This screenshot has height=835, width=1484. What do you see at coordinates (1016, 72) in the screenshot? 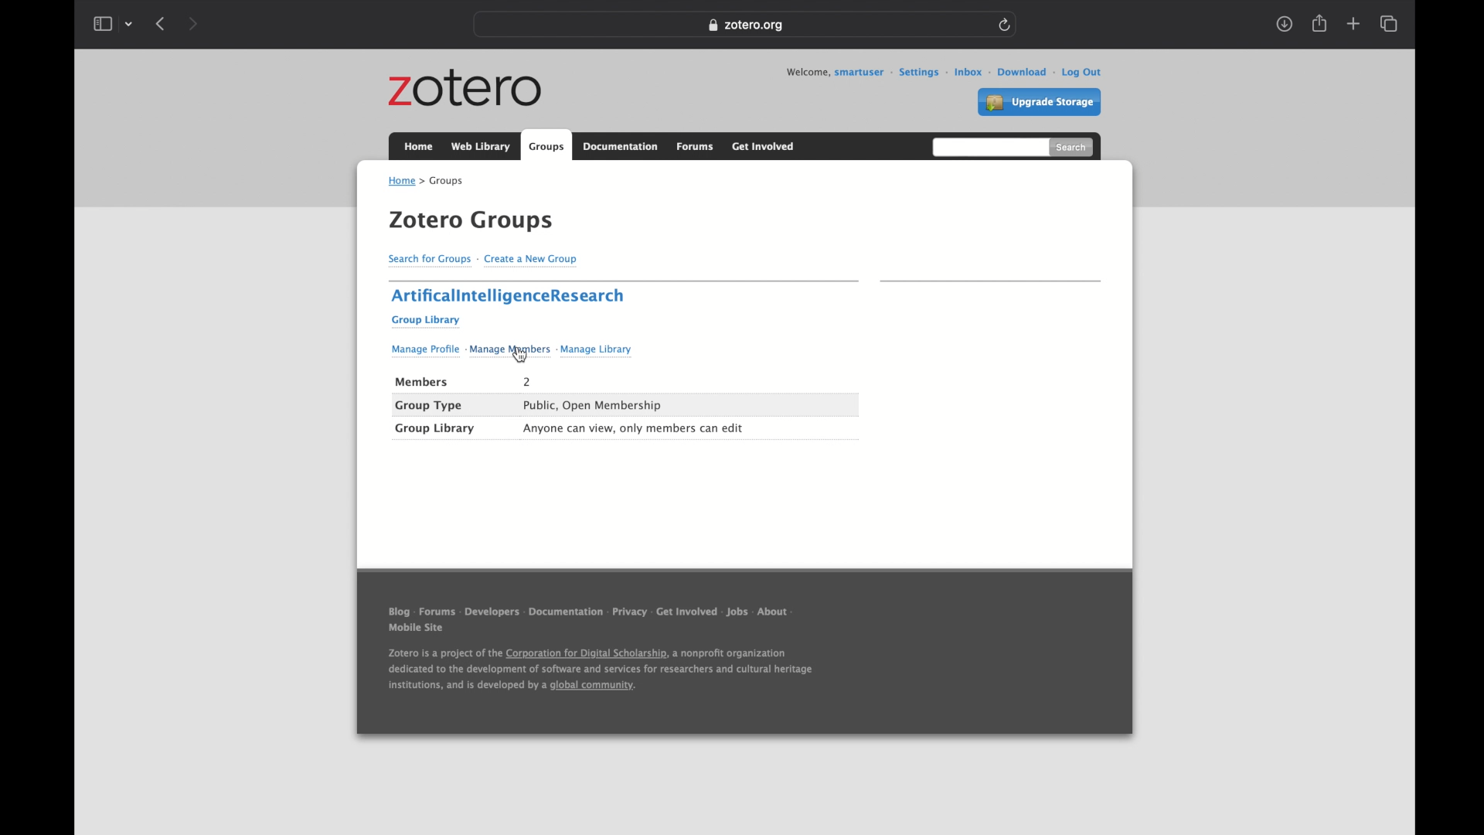
I see `download ` at bounding box center [1016, 72].